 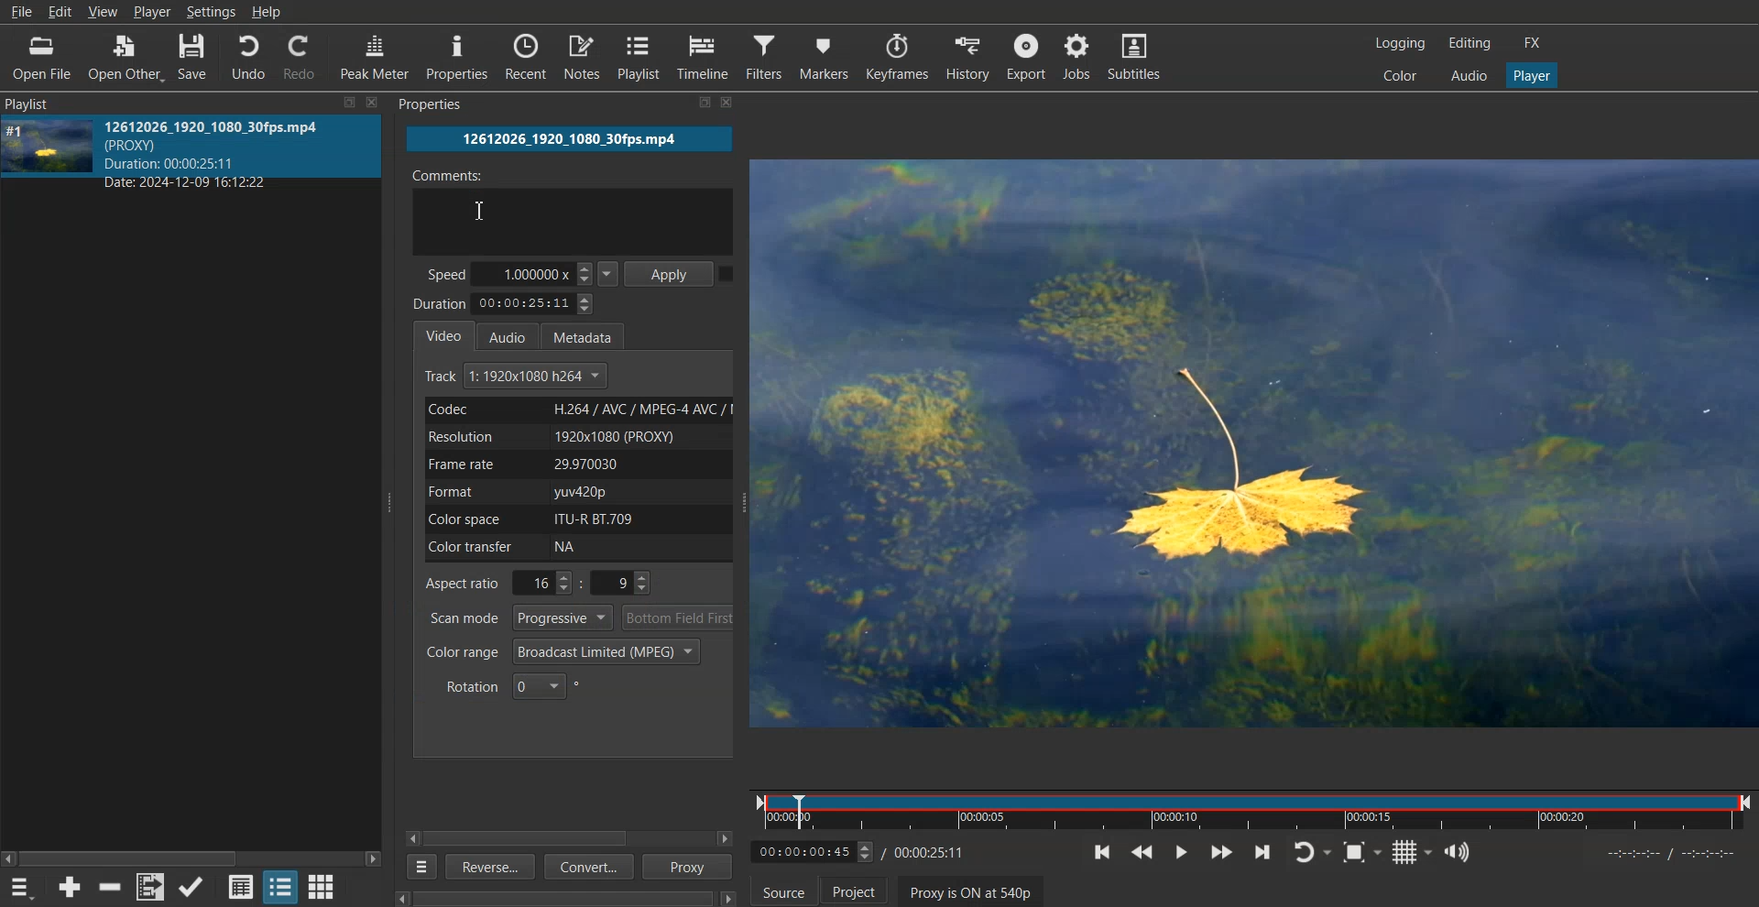 What do you see at coordinates (783, 890) in the screenshot?
I see `Source` at bounding box center [783, 890].